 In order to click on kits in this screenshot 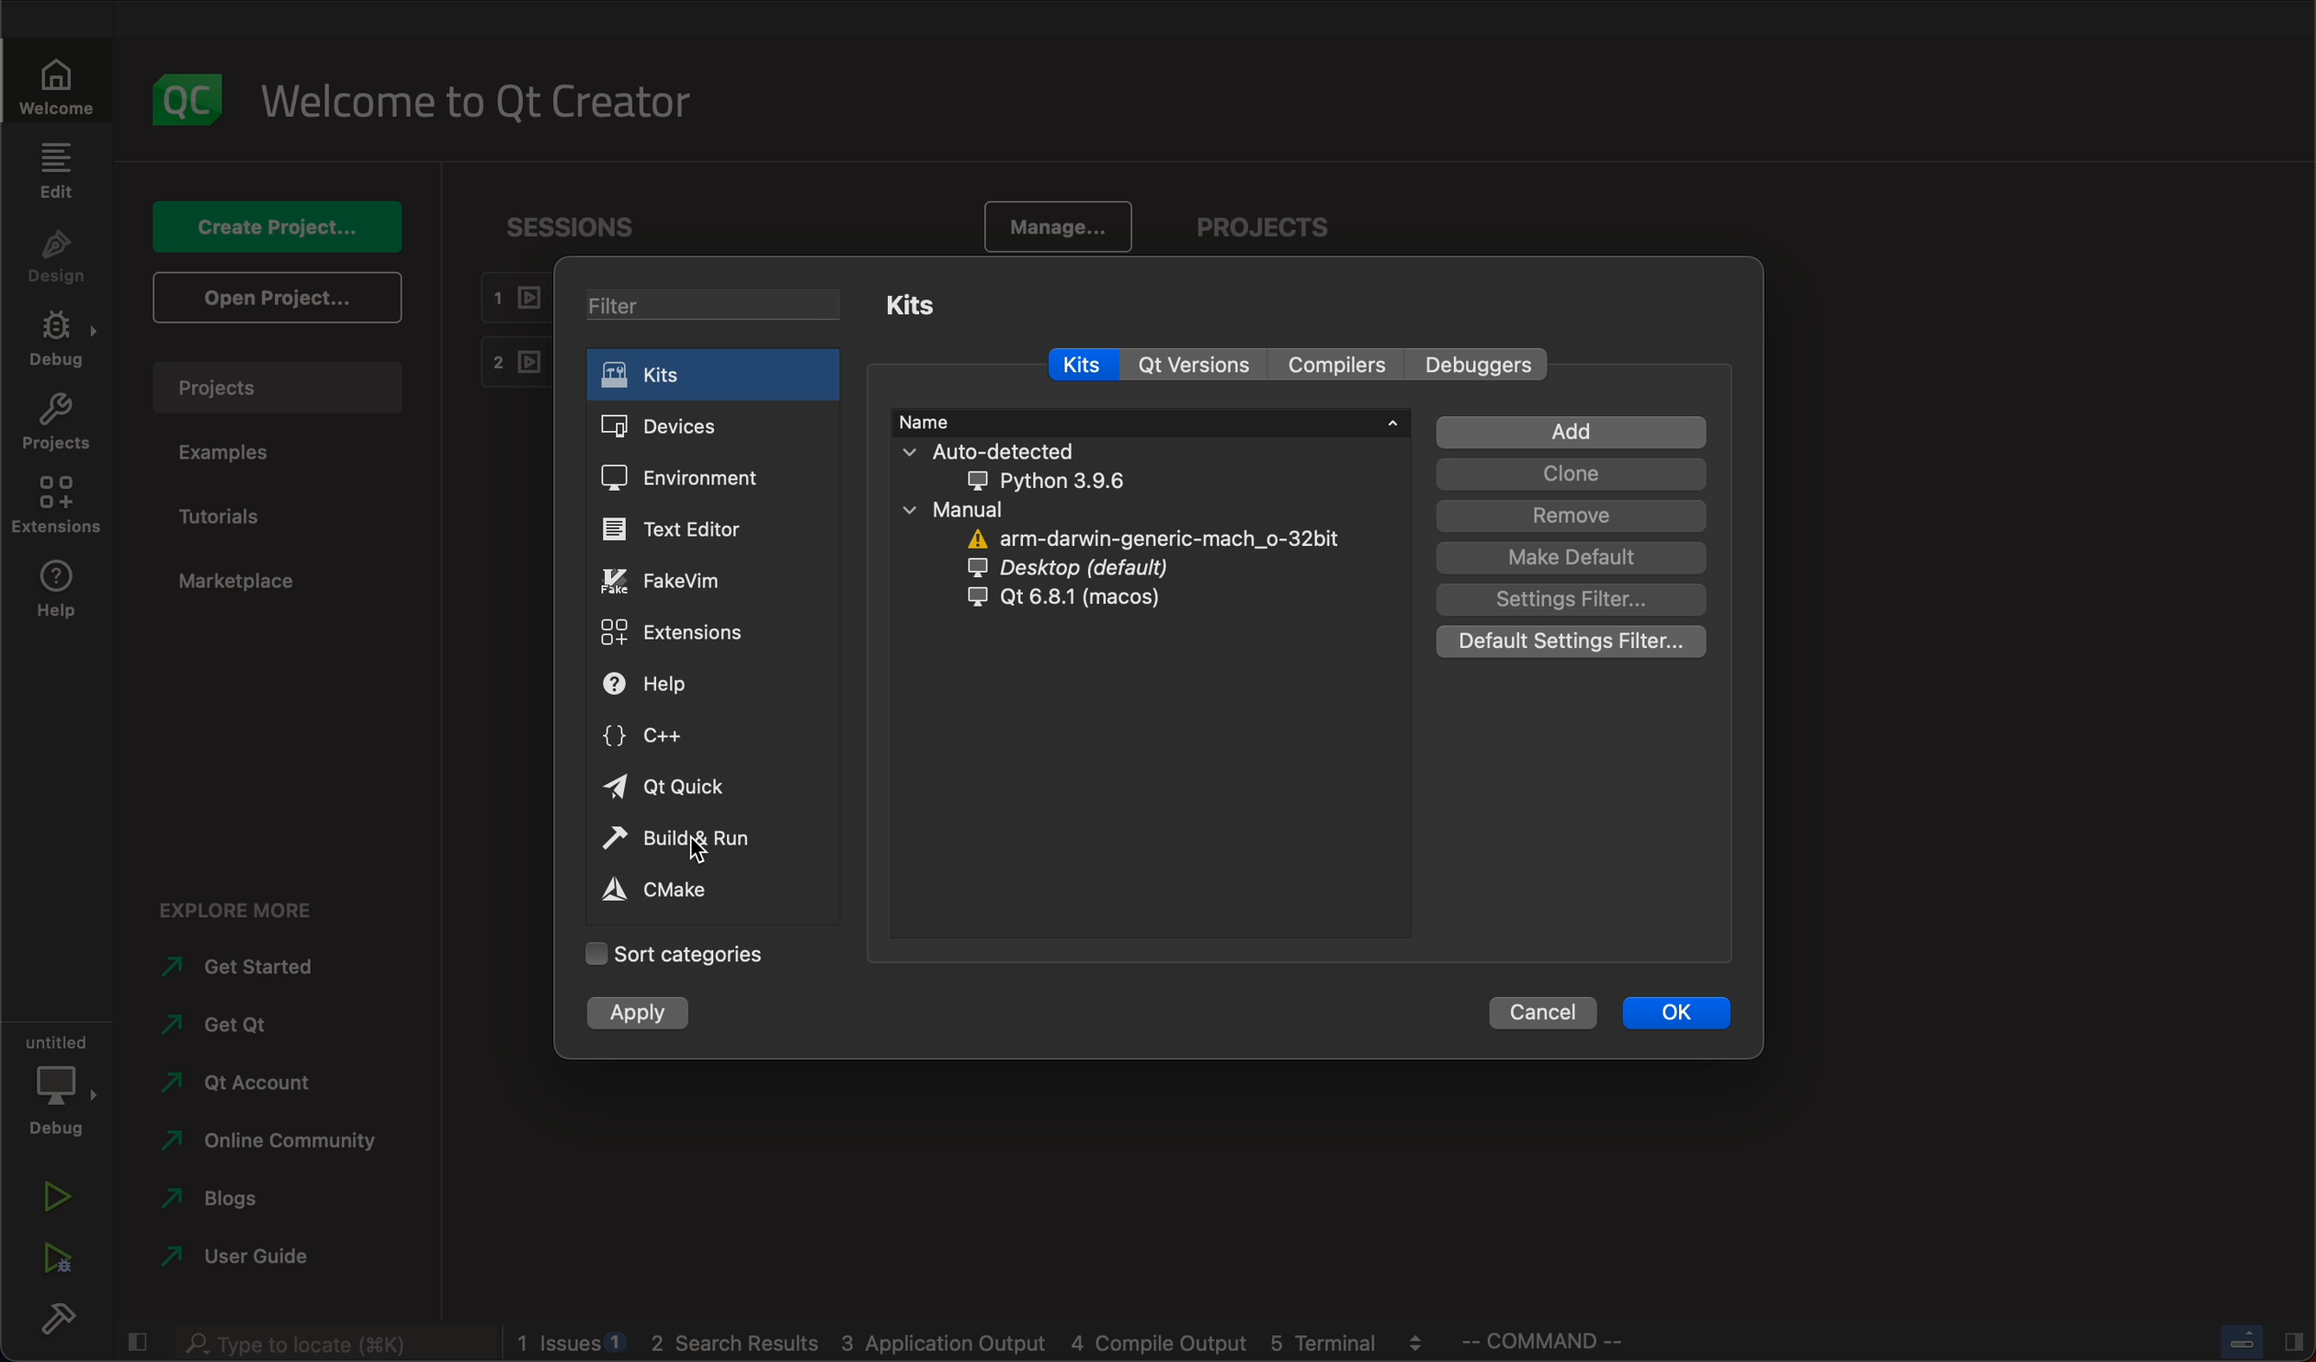, I will do `click(712, 374)`.